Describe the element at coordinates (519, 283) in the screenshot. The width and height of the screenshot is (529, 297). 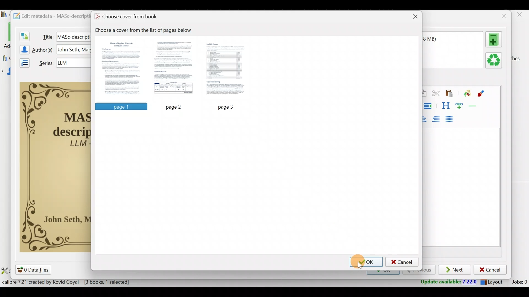
I see `Jobs` at that location.